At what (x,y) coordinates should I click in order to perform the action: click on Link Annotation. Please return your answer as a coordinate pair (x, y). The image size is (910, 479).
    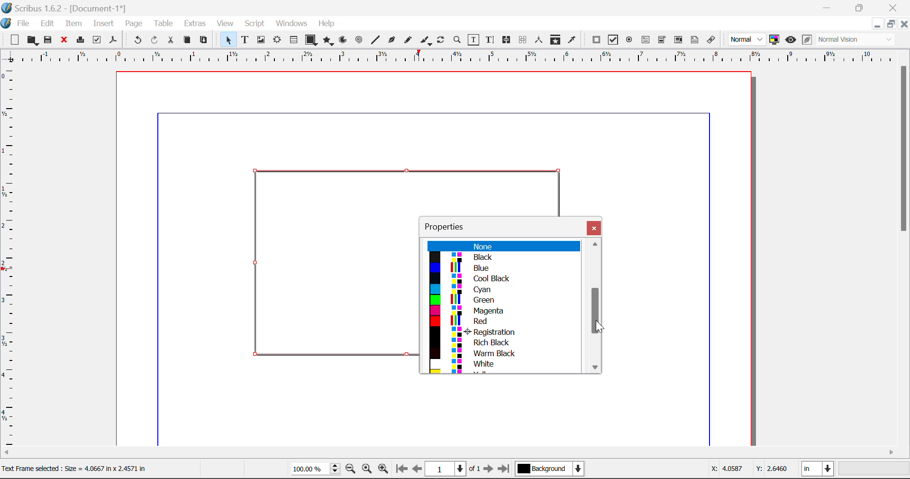
    Looking at the image, I should click on (710, 40).